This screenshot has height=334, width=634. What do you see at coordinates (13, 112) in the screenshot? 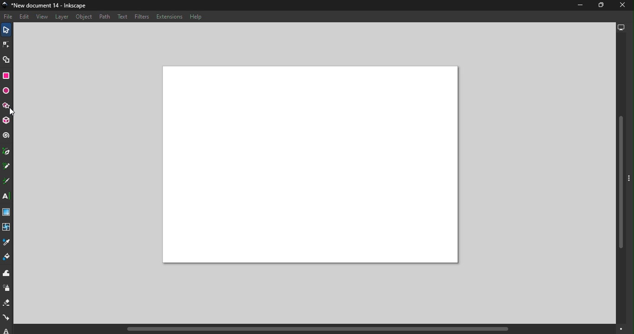
I see `cursor` at bounding box center [13, 112].